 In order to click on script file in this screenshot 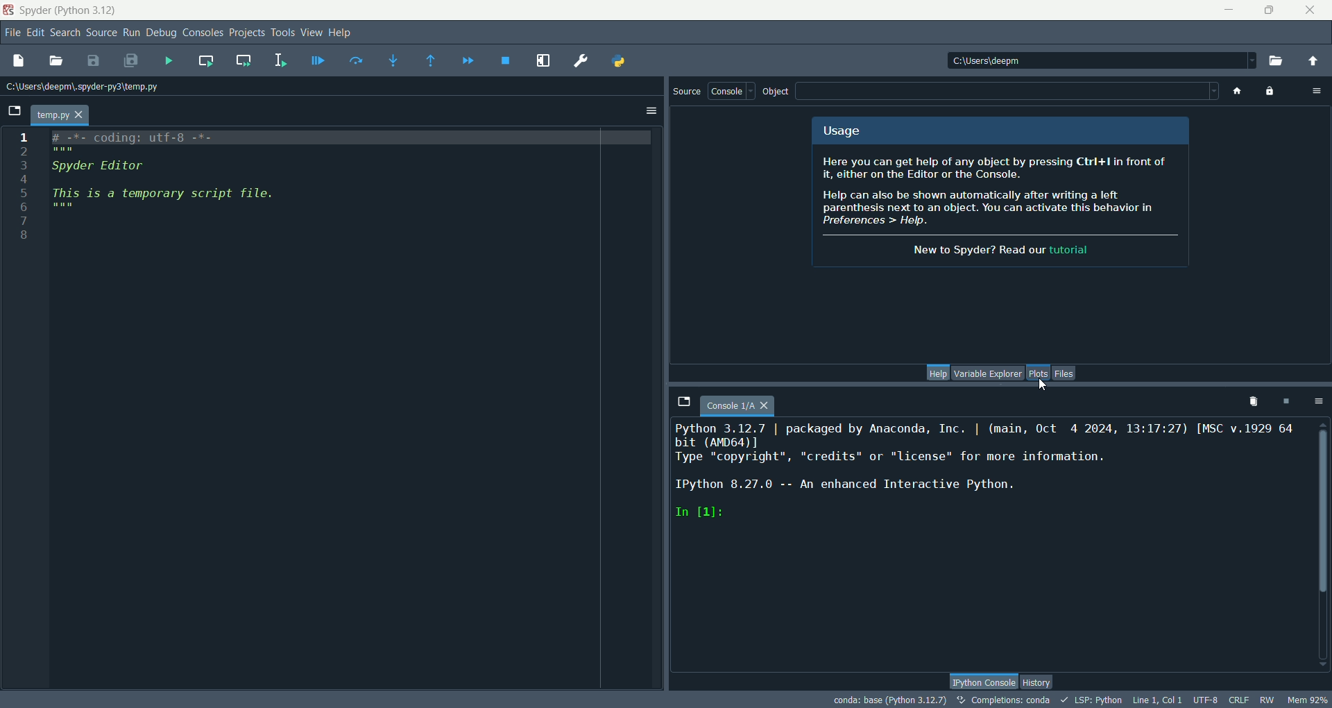, I will do `click(201, 188)`.